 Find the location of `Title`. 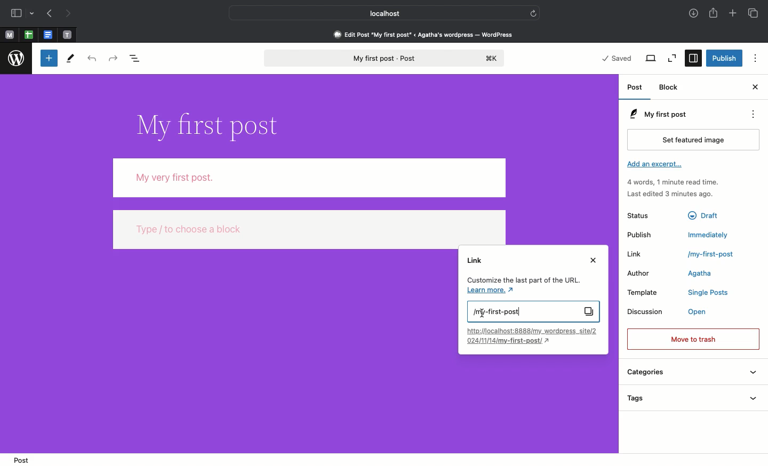

Title is located at coordinates (213, 126).